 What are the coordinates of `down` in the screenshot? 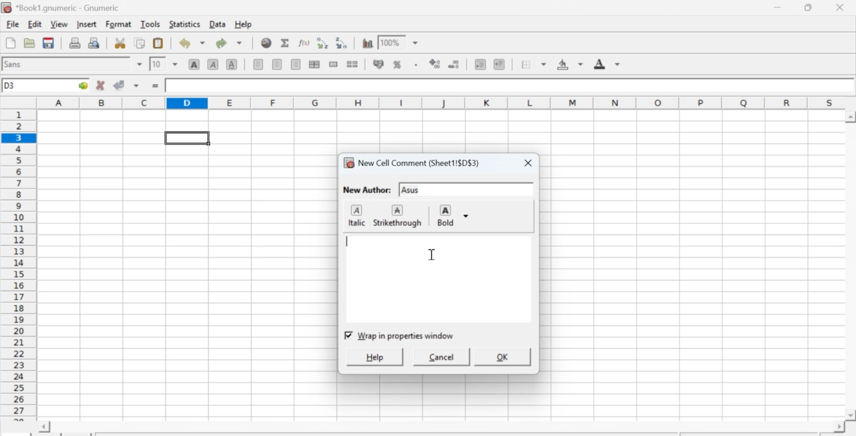 It's located at (138, 64).